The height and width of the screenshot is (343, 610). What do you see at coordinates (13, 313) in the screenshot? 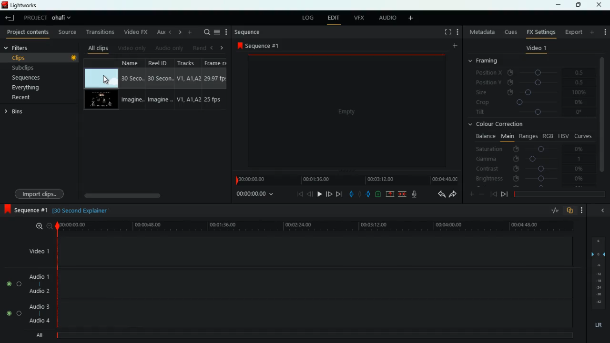
I see `Audio` at bounding box center [13, 313].